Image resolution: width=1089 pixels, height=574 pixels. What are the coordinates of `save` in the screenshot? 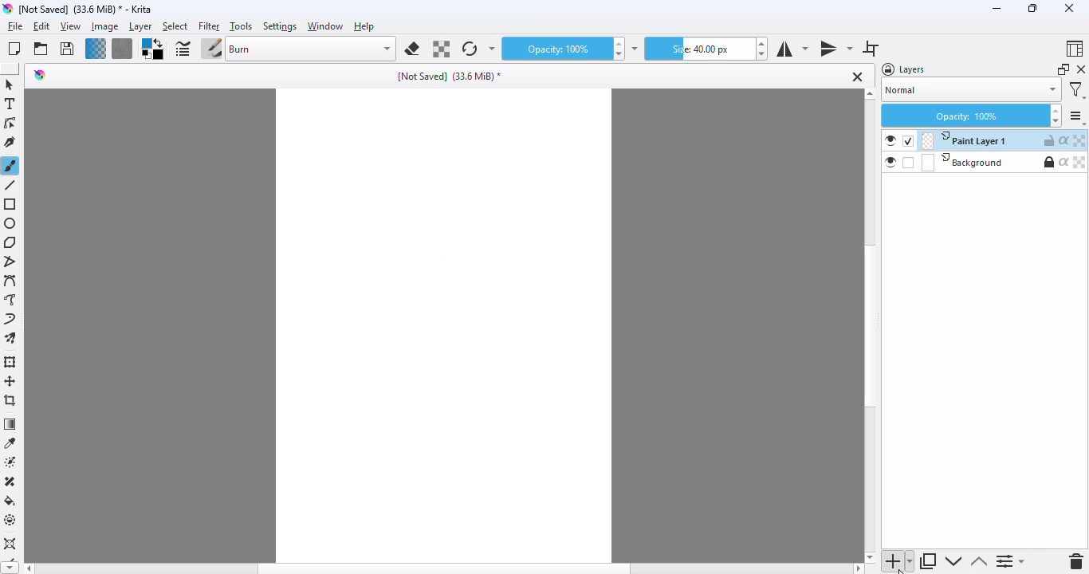 It's located at (67, 49).